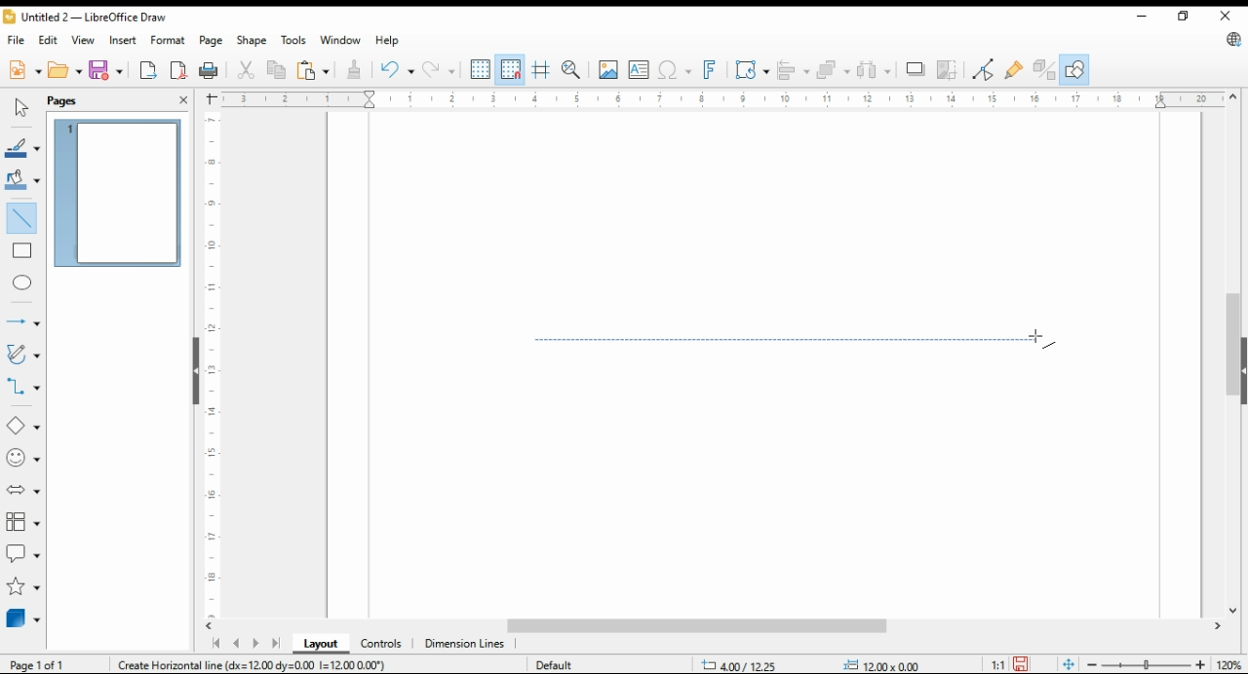 This screenshot has width=1248, height=674. Describe the element at coordinates (24, 425) in the screenshot. I see `simple shapes` at that location.